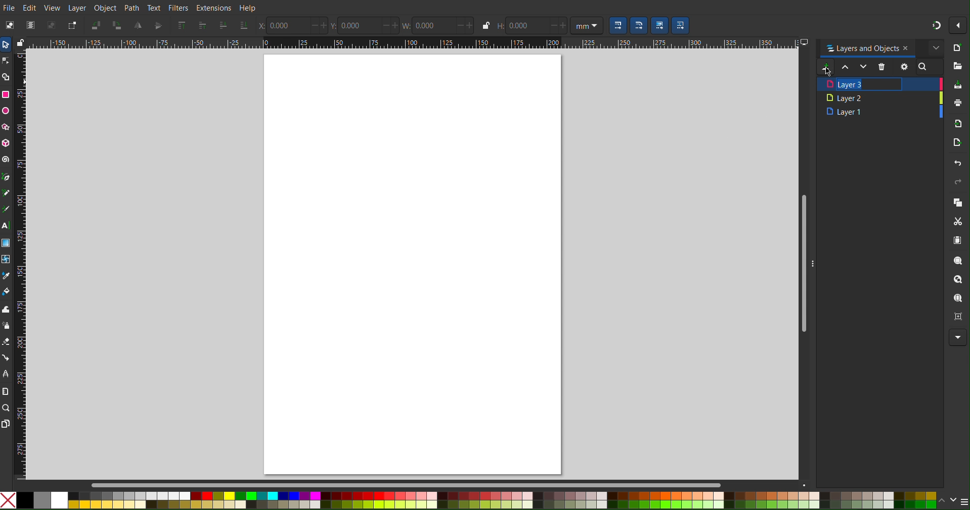 The width and height of the screenshot is (970, 510). Describe the element at coordinates (531, 26) in the screenshot. I see `Height` at that location.